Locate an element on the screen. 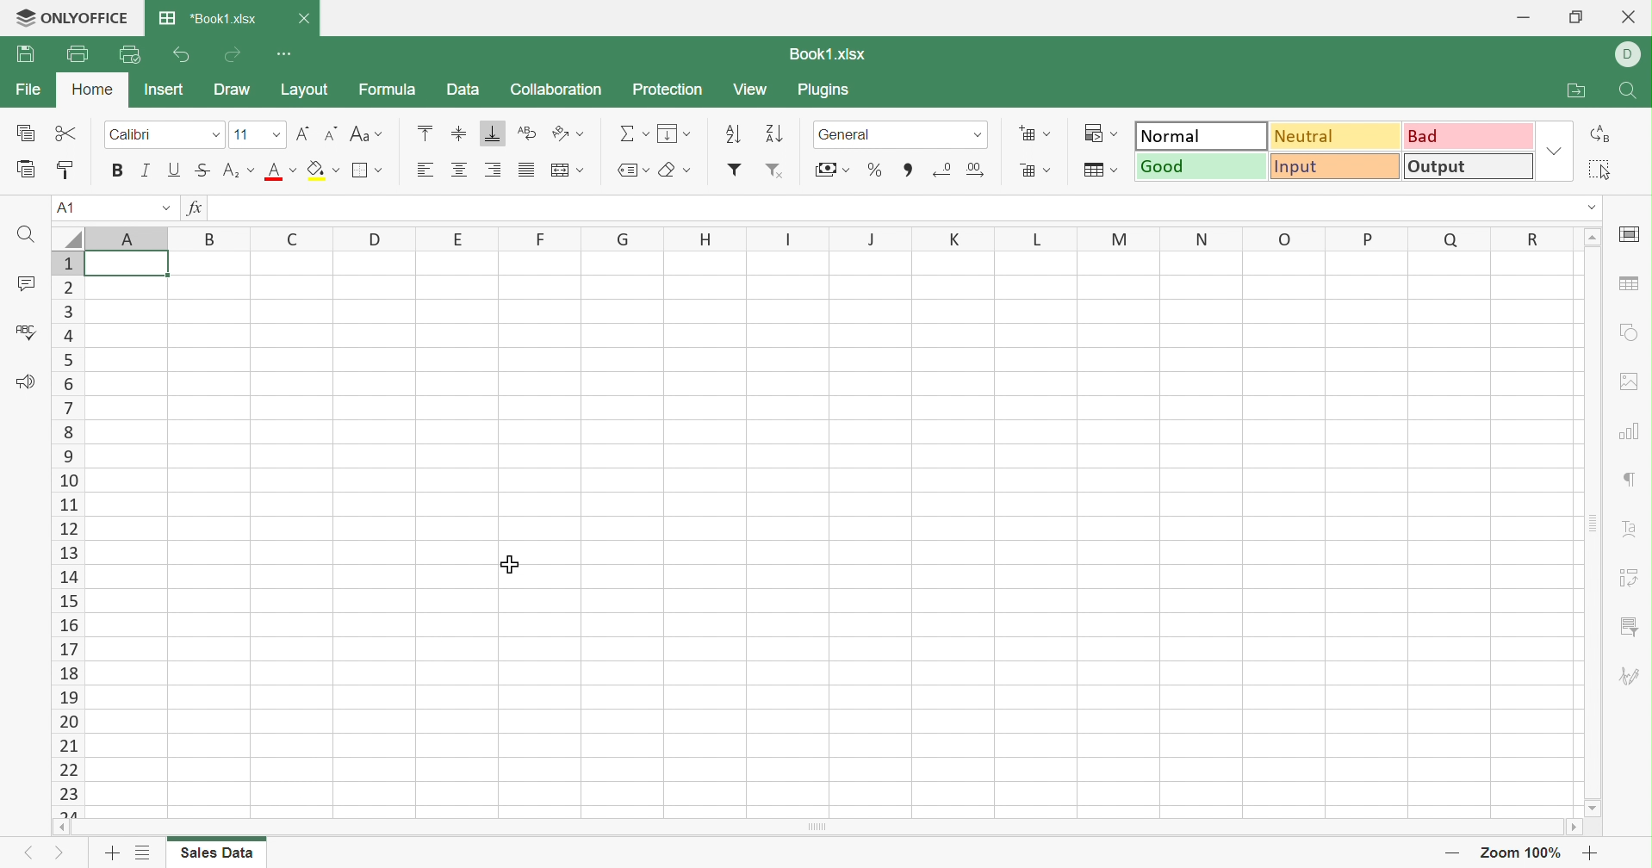 This screenshot has height=868, width=1652. Quick Print is located at coordinates (129, 57).